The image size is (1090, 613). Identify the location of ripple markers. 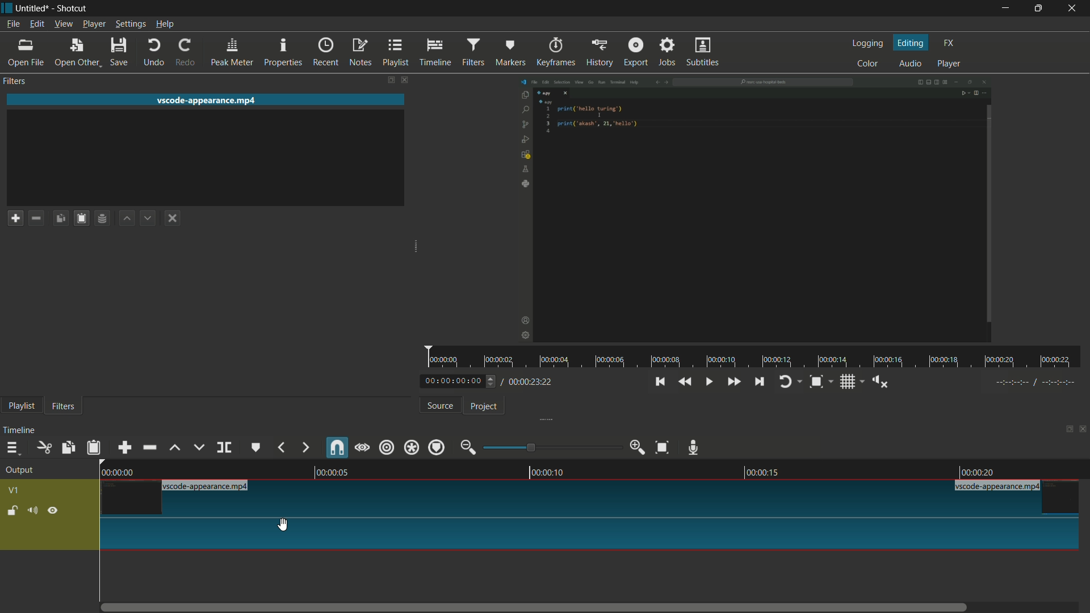
(437, 447).